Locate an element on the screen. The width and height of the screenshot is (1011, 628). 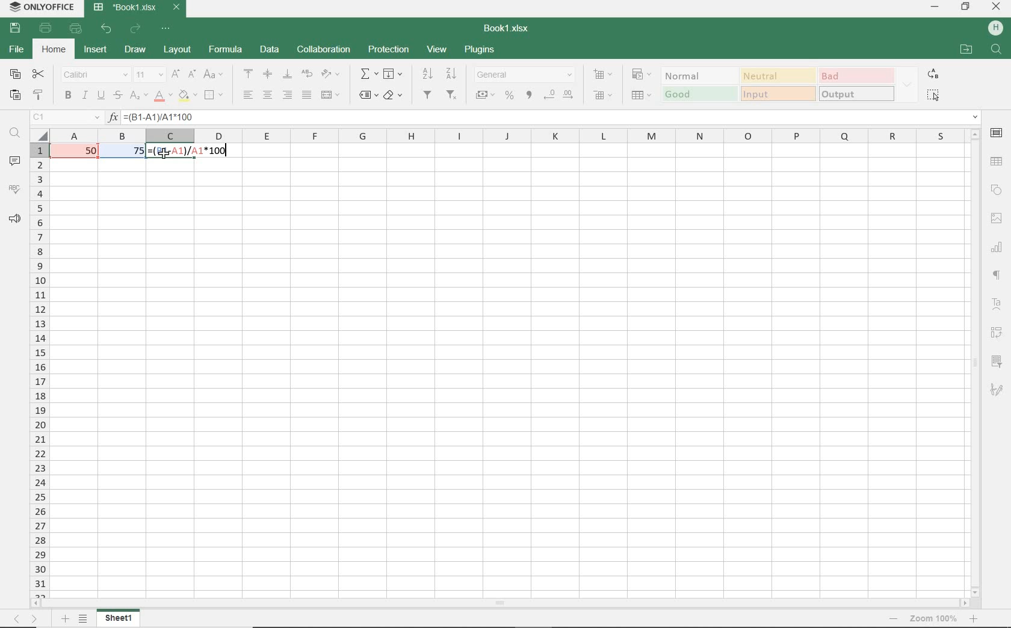
wrap text is located at coordinates (306, 74).